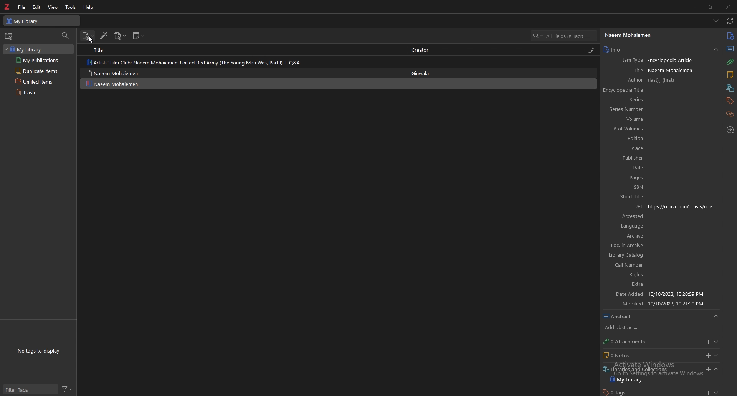  What do you see at coordinates (730, 75) in the screenshot?
I see `notes` at bounding box center [730, 75].